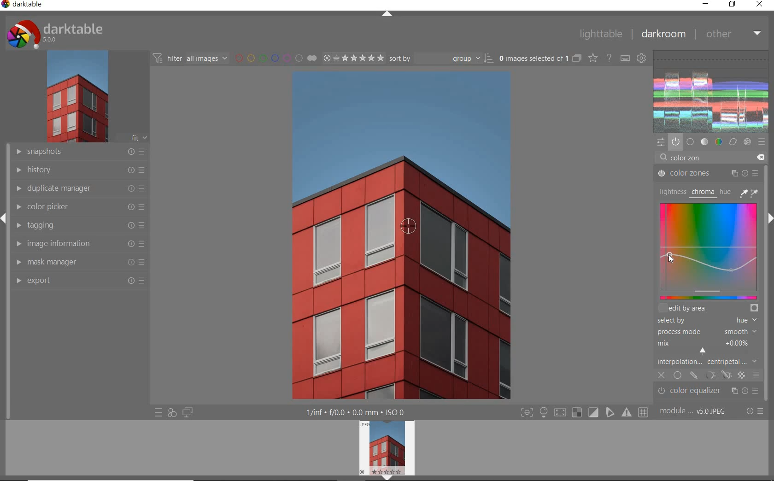  I want to click on quick access to presets, so click(158, 413).